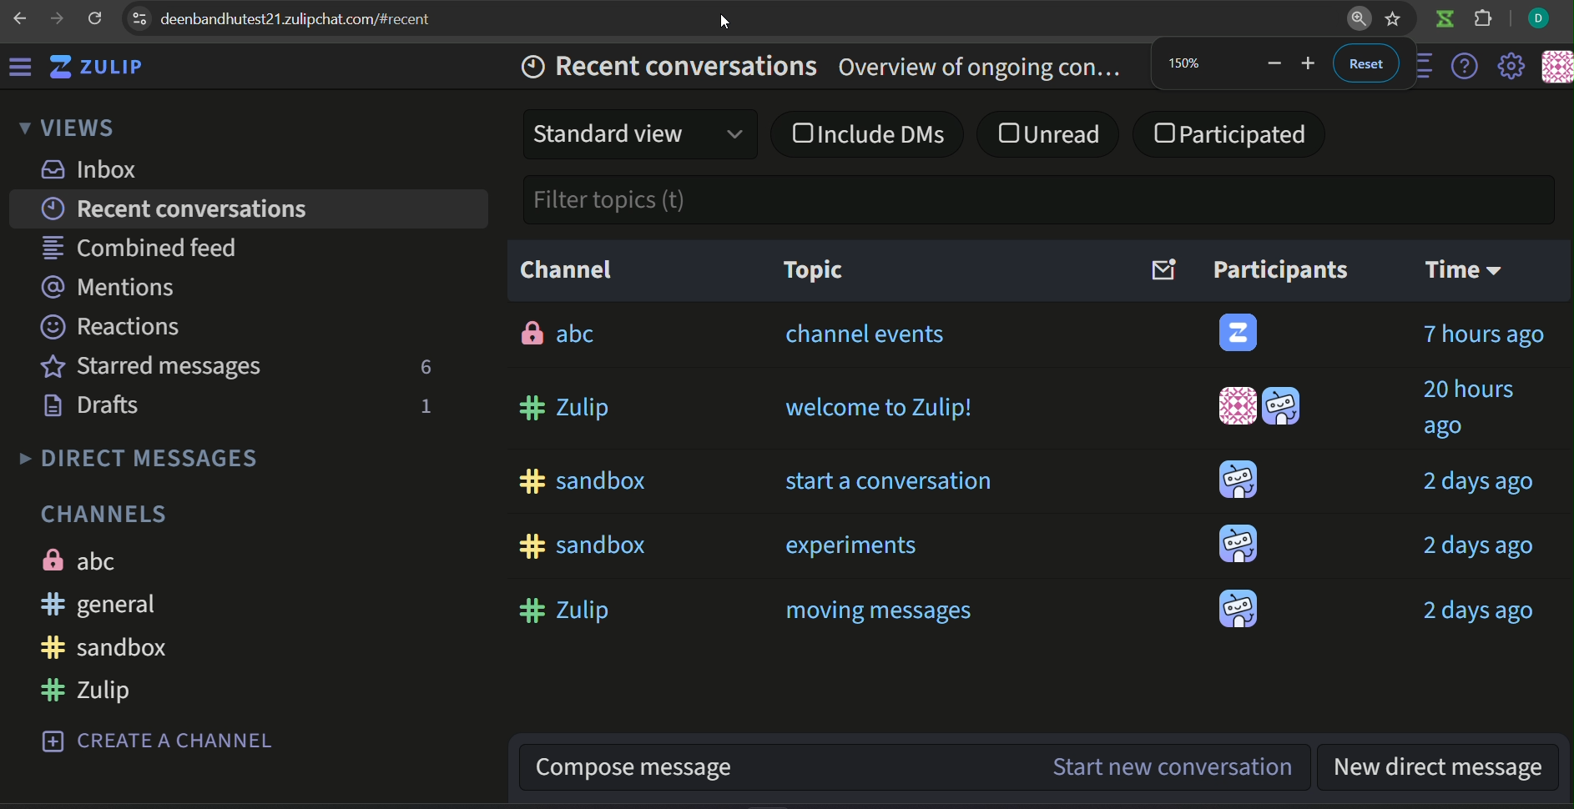 The width and height of the screenshot is (1574, 809). I want to click on settings, so click(1513, 66).